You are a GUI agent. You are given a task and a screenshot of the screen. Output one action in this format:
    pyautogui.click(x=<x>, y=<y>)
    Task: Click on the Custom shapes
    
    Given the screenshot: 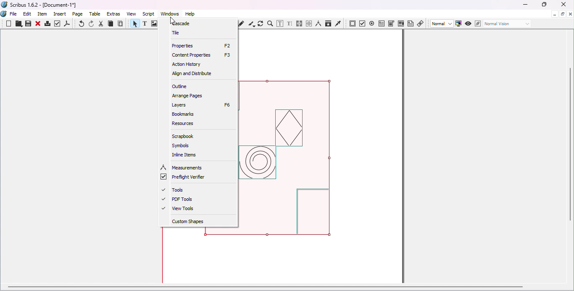 What is the action you would take?
    pyautogui.click(x=196, y=223)
    